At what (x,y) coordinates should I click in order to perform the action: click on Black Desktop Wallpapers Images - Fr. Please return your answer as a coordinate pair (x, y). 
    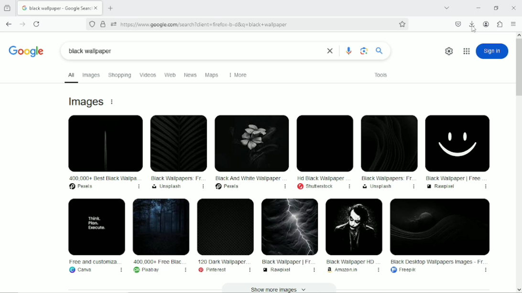
    Looking at the image, I should click on (440, 235).